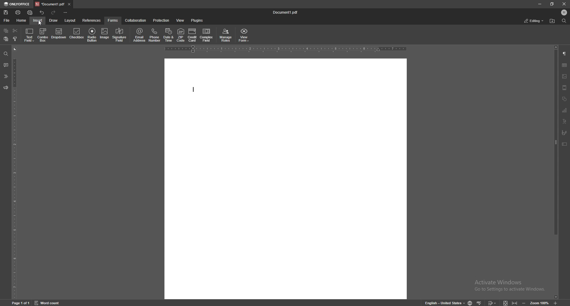  Describe the element at coordinates (565, 99) in the screenshot. I see `shapes` at that location.